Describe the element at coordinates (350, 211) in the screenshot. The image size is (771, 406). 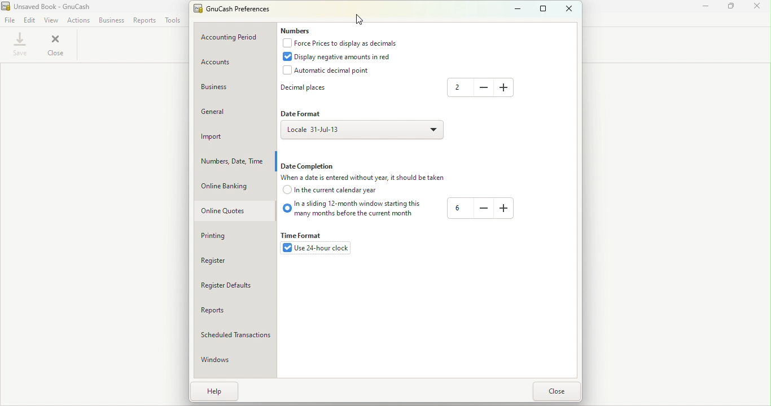
I see `In a sliding 12-month window starting this many months before the current month` at that location.